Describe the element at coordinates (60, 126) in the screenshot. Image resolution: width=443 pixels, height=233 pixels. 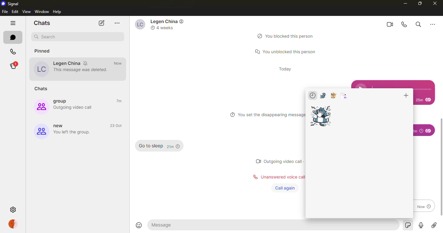
I see `new` at that location.